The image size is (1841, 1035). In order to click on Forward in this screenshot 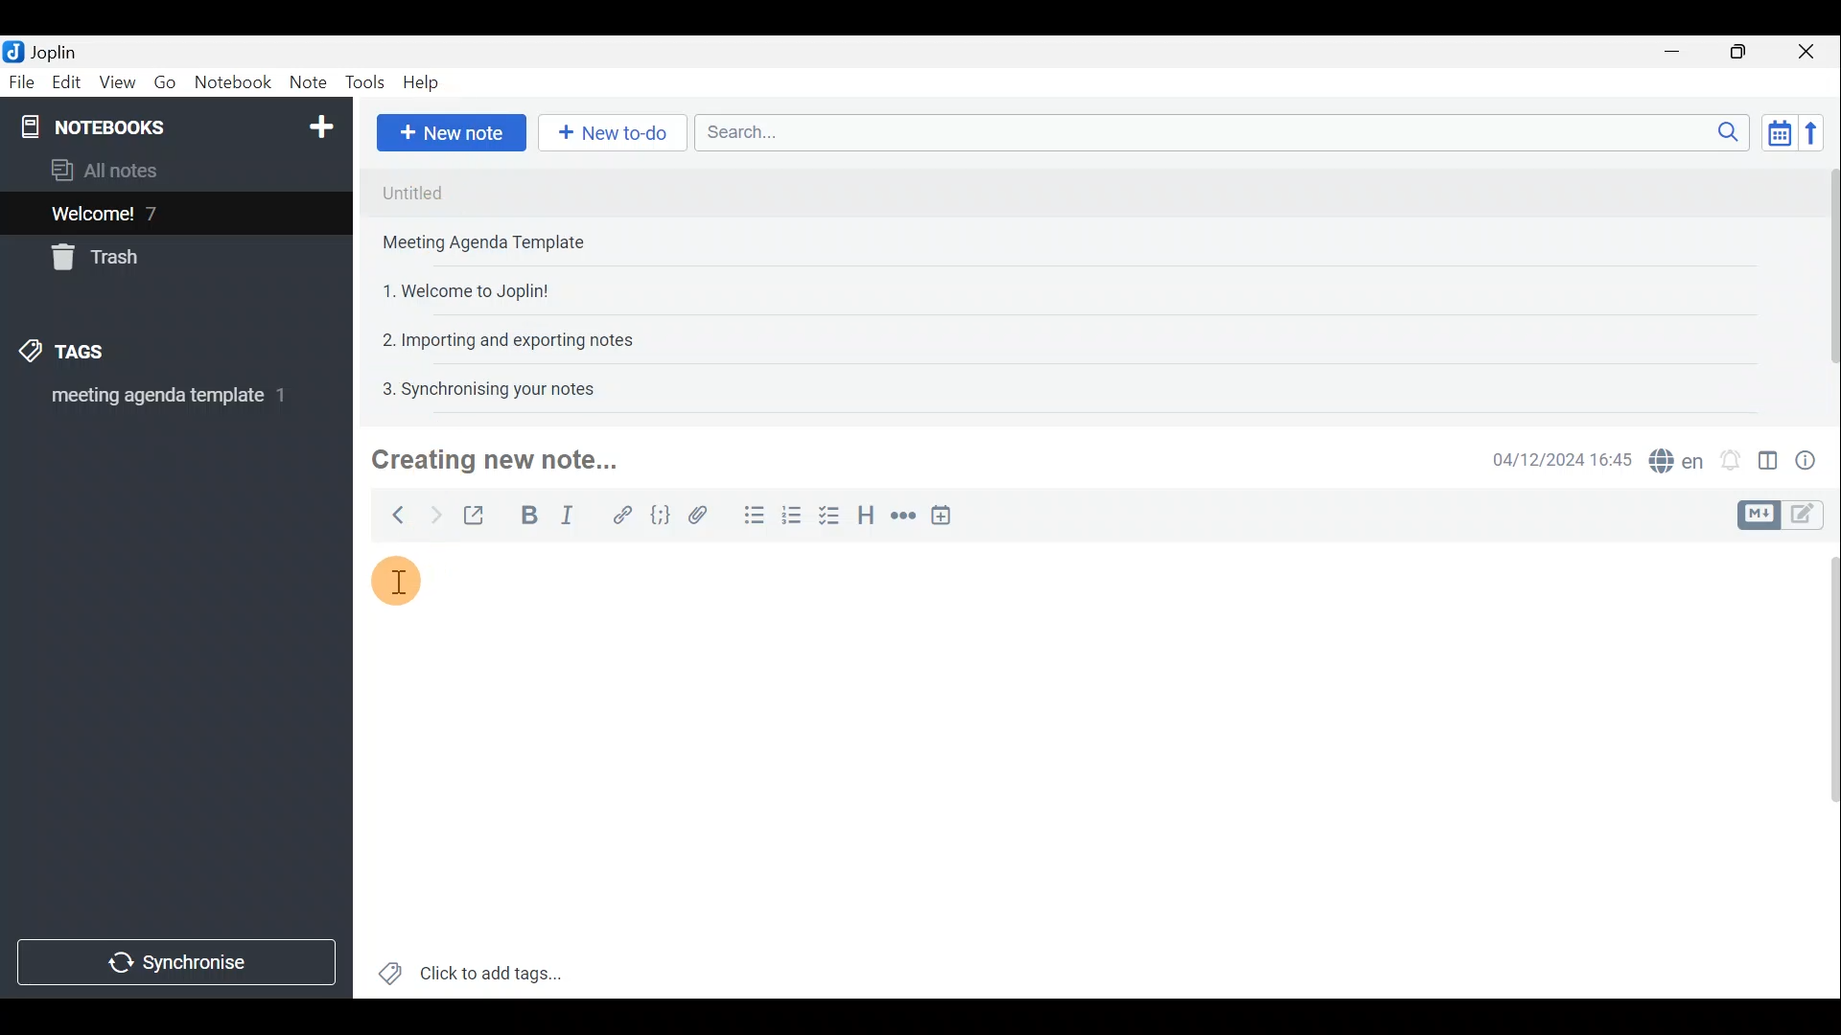, I will do `click(431, 513)`.